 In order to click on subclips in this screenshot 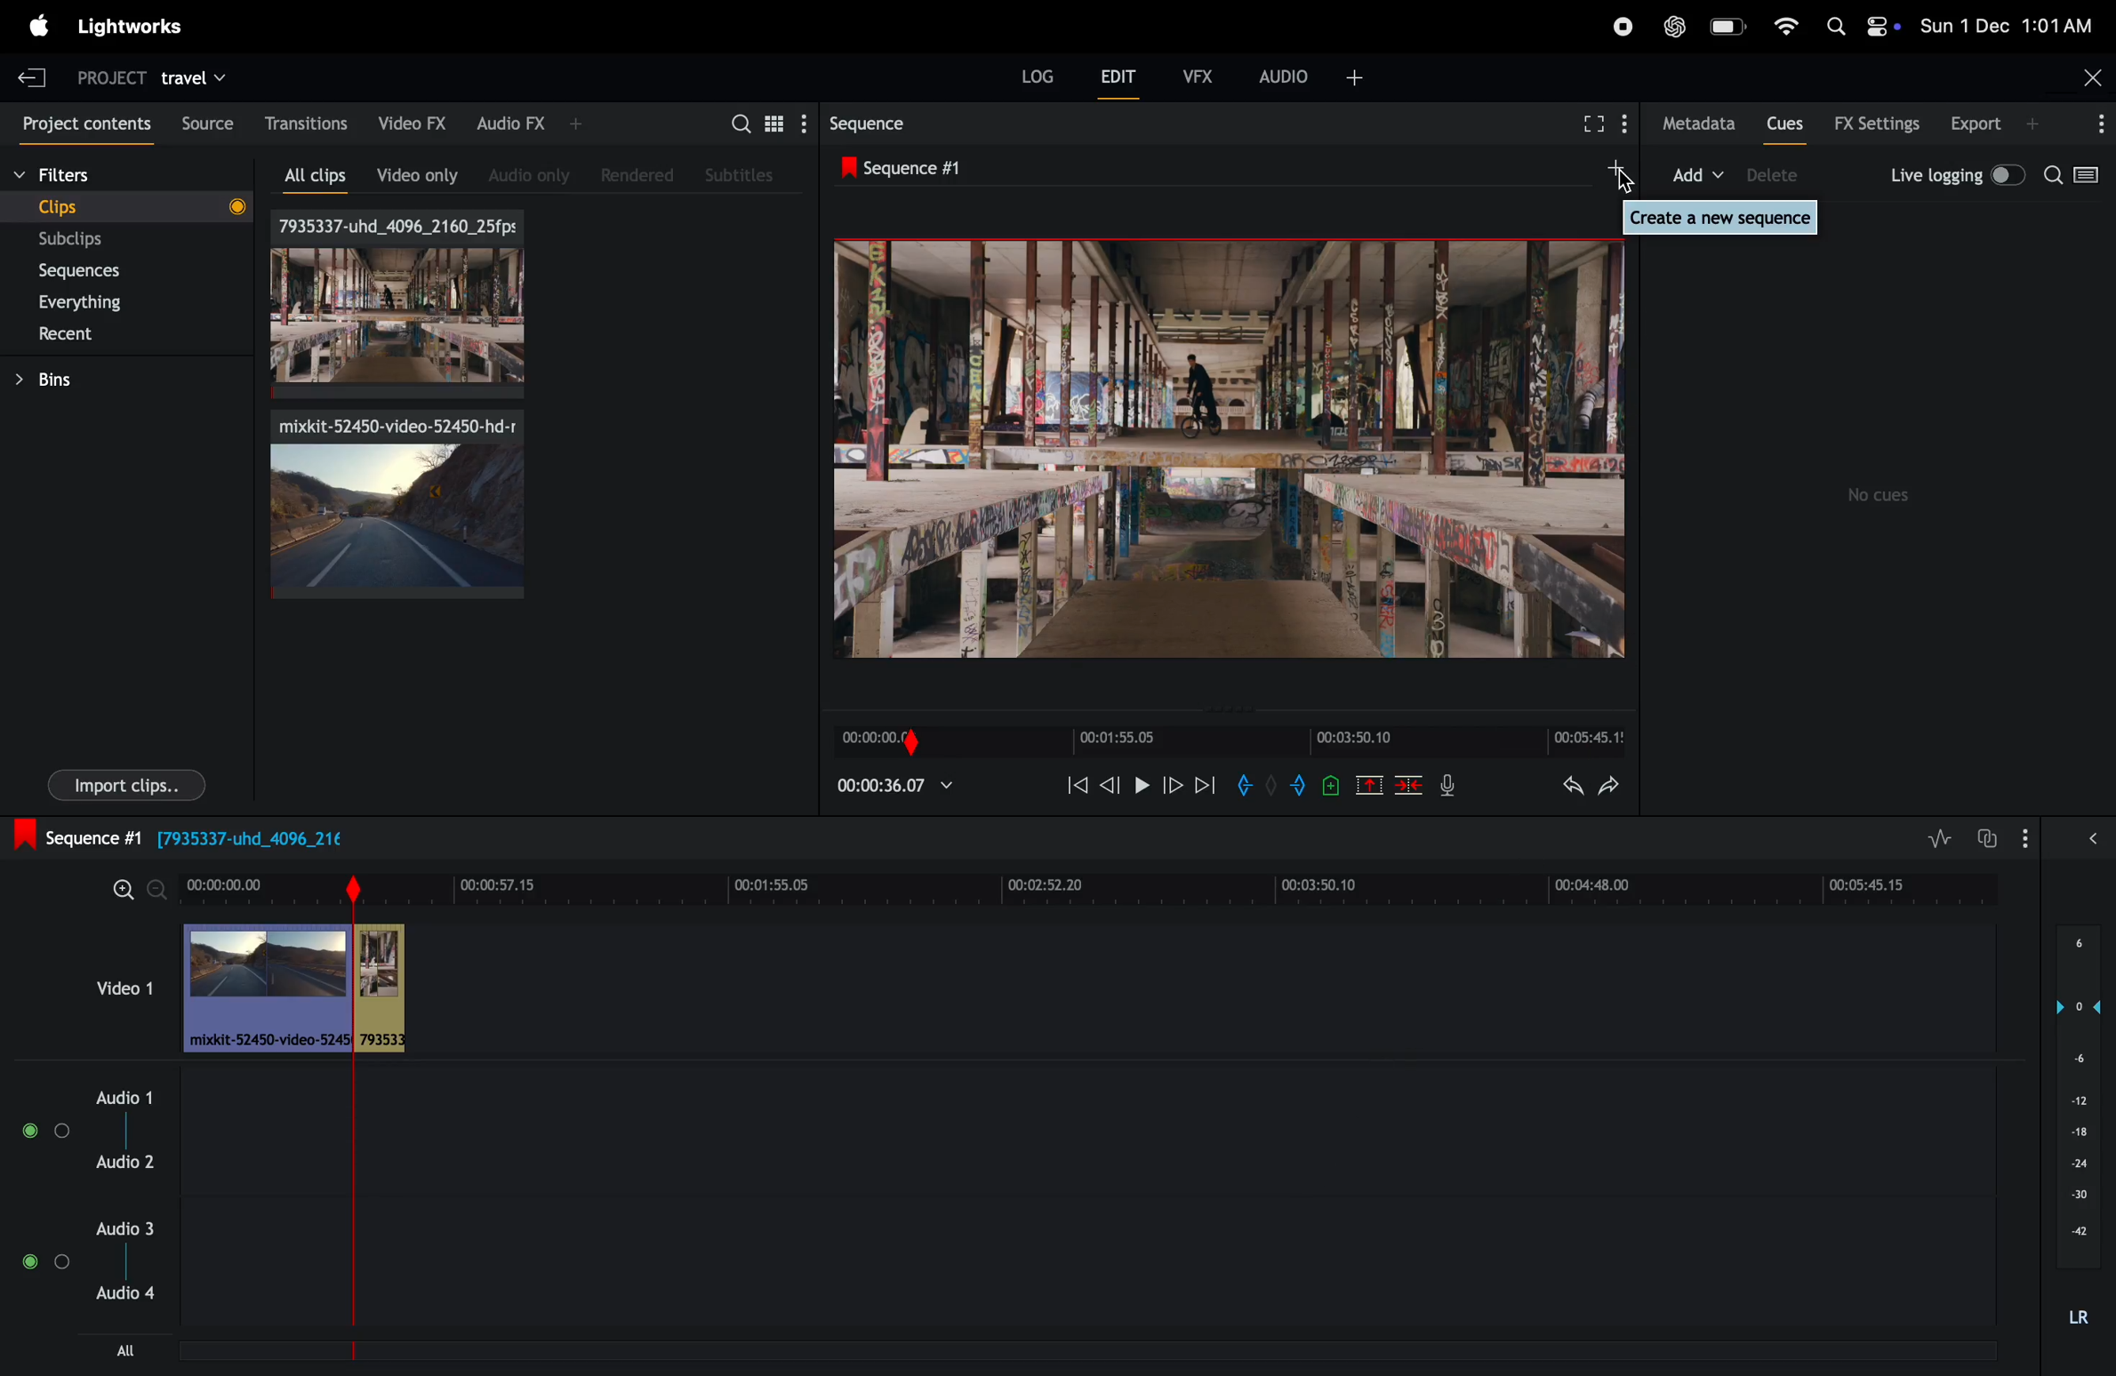, I will do `click(116, 240)`.